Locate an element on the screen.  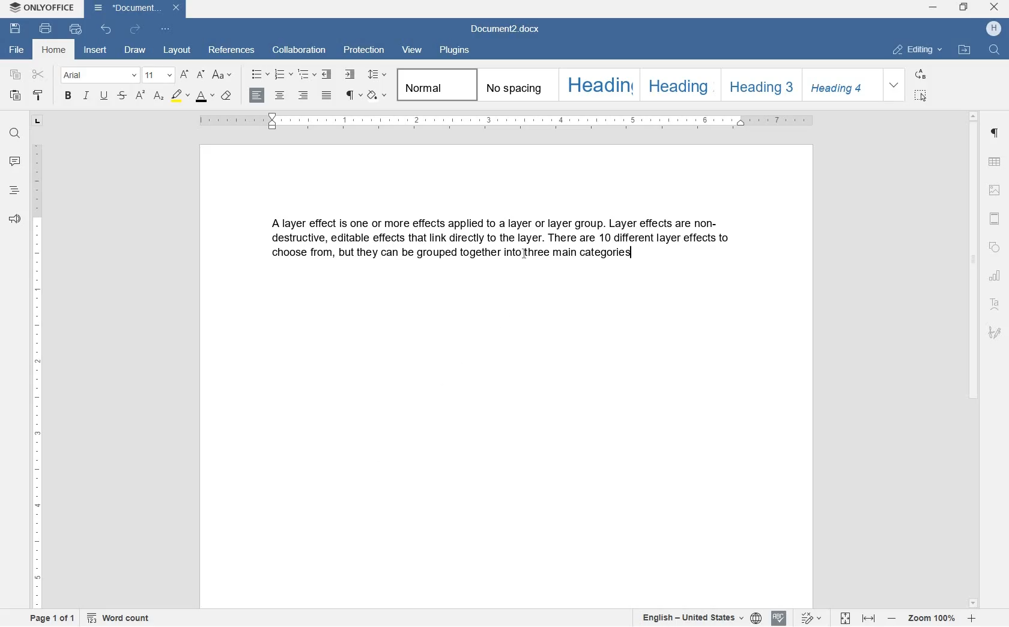
undo is located at coordinates (107, 30).